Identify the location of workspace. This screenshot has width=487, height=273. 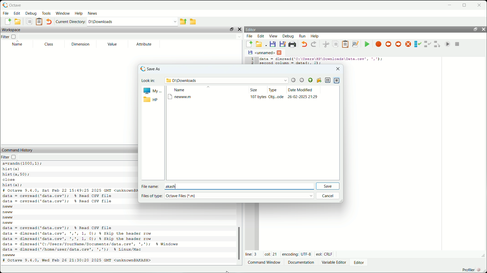
(11, 30).